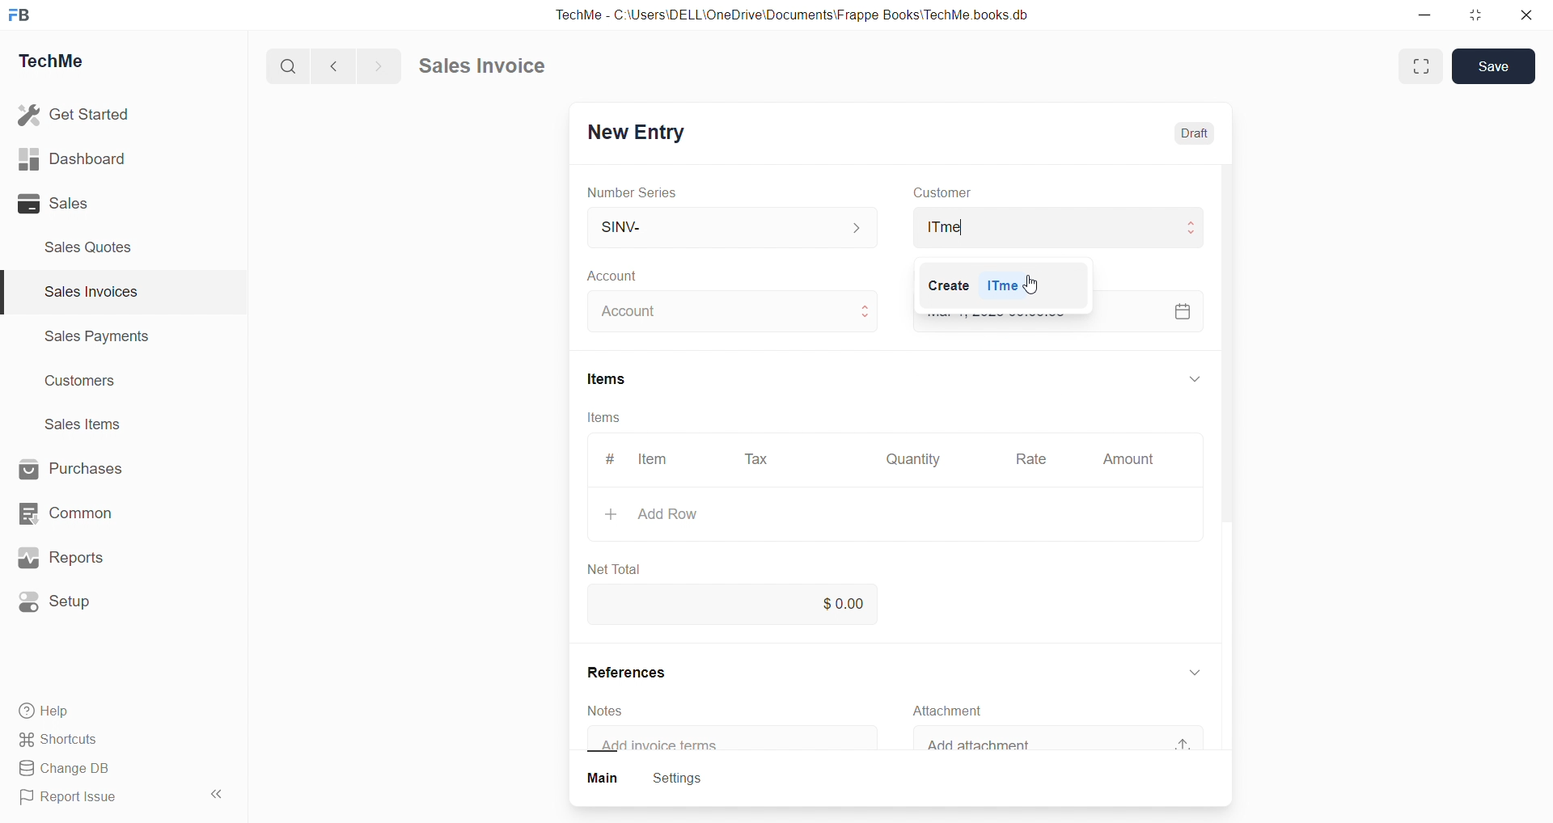  Describe the element at coordinates (688, 779) in the screenshot. I see `Settings` at that location.